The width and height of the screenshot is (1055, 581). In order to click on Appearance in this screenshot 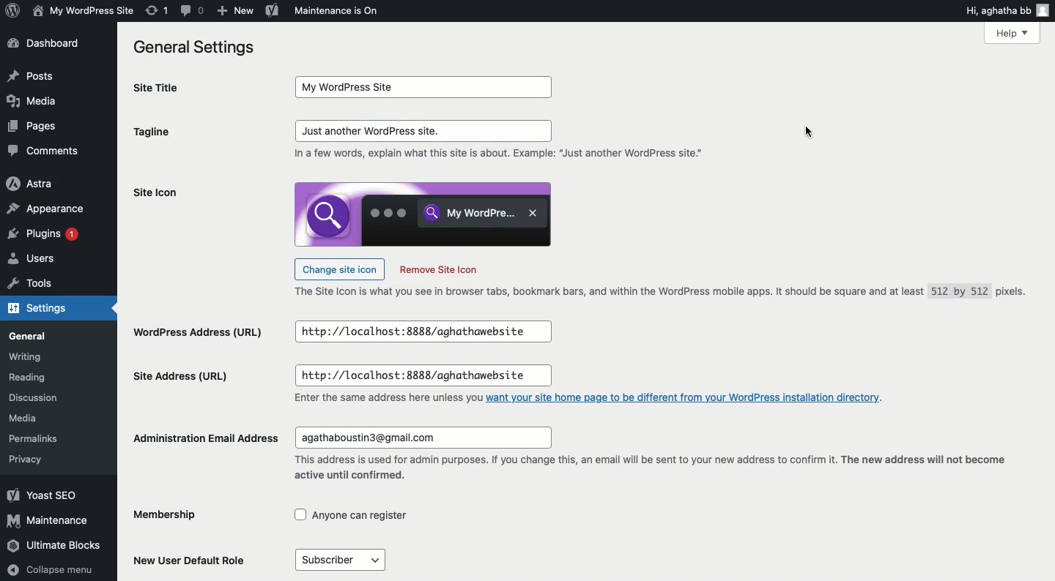, I will do `click(48, 210)`.